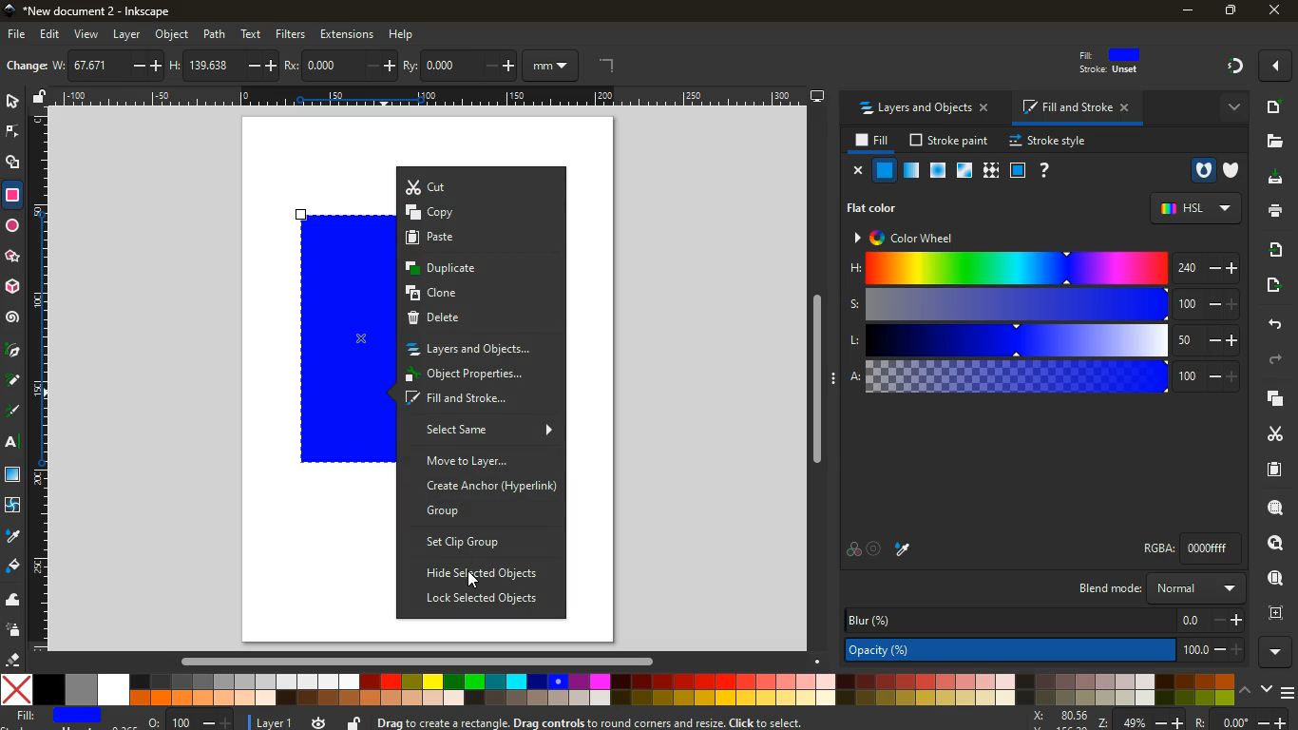 This screenshot has height=730, width=1298. What do you see at coordinates (1048, 142) in the screenshot?
I see `stroke style` at bounding box center [1048, 142].